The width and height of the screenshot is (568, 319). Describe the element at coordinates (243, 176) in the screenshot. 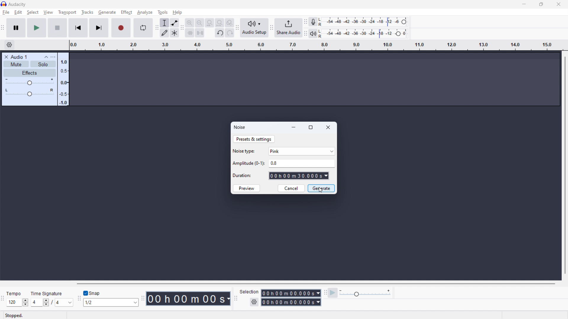

I see `Duration` at that location.